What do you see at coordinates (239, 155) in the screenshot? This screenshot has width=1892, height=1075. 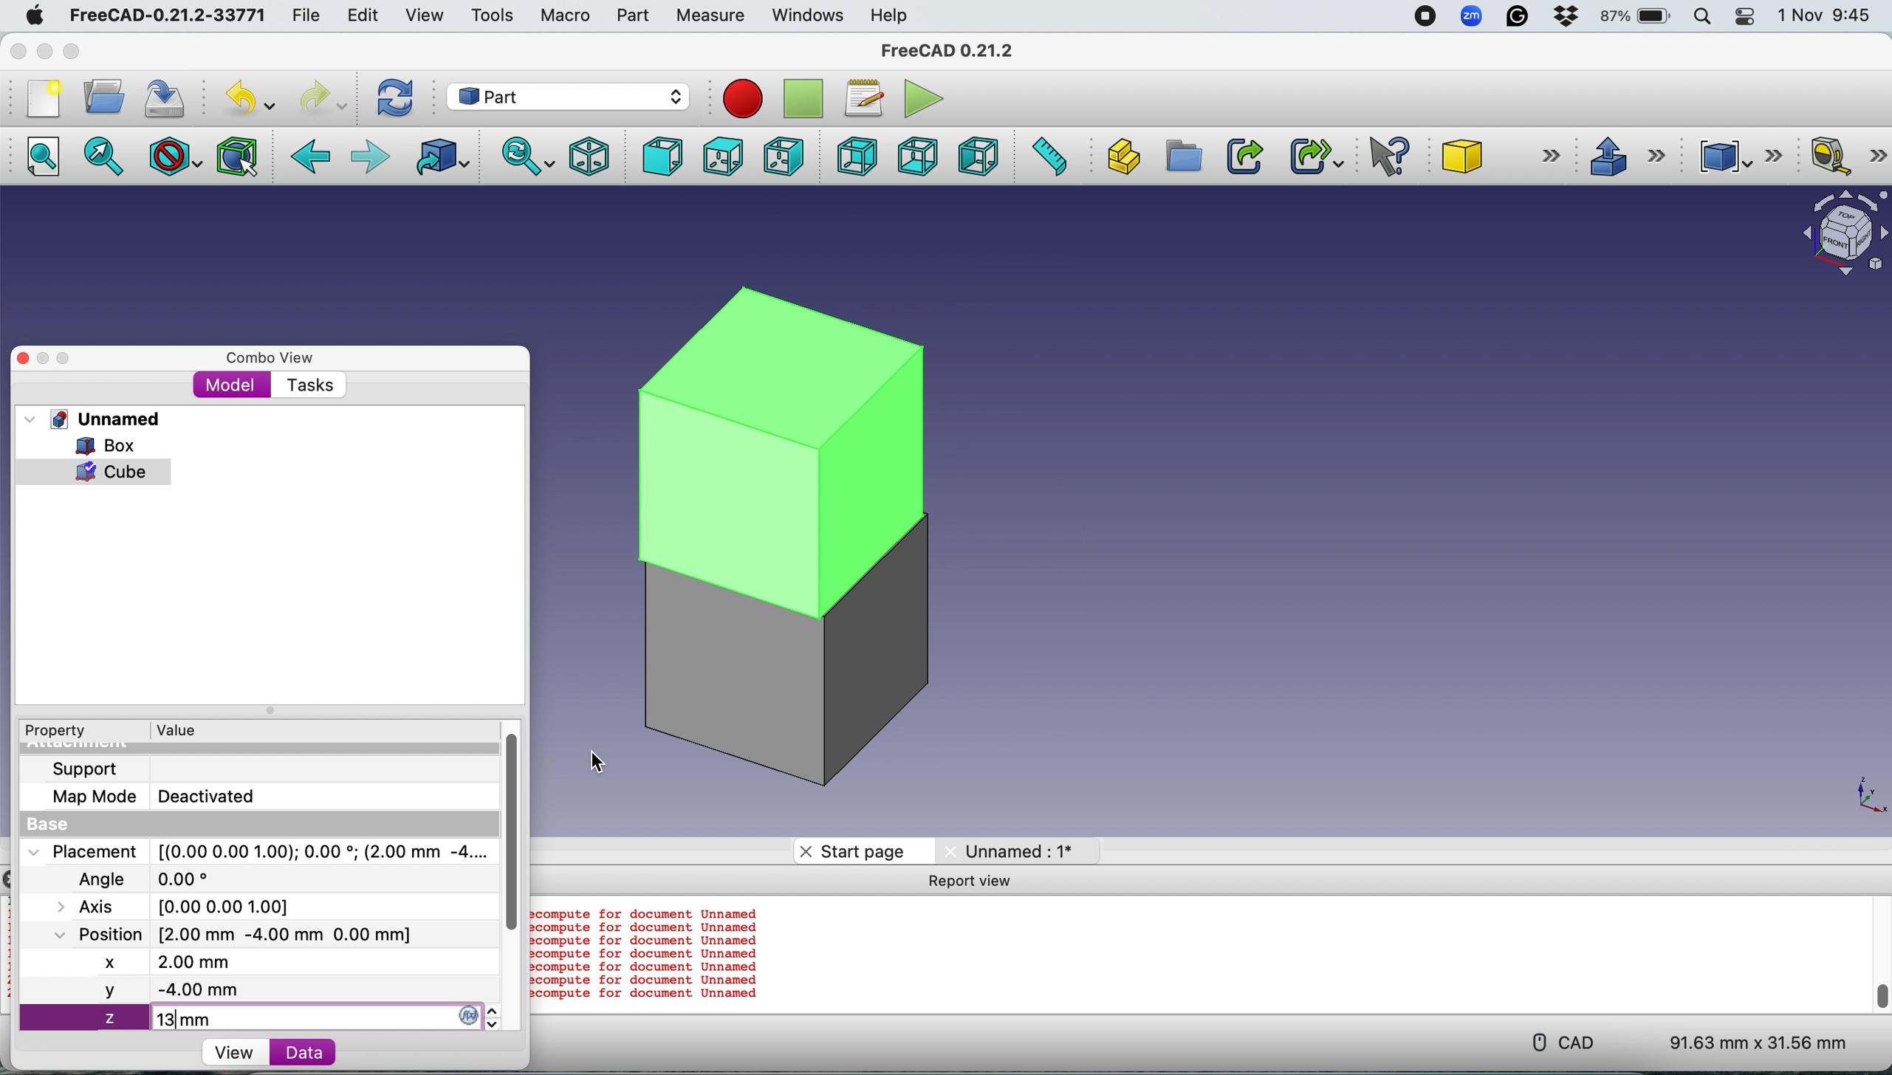 I see `Bounding box` at bounding box center [239, 155].